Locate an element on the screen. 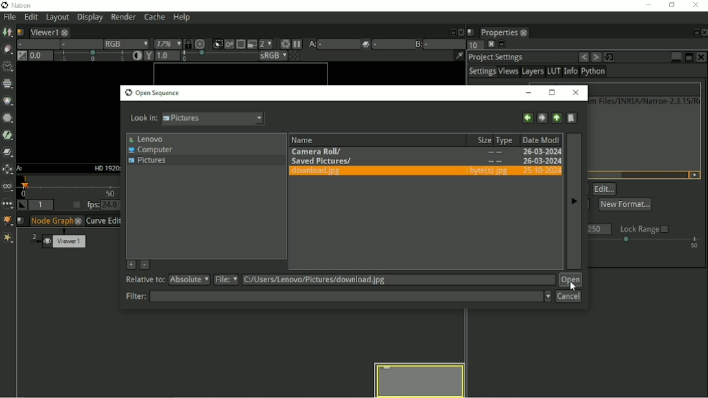 This screenshot has height=398, width=708. New format is located at coordinates (625, 204).